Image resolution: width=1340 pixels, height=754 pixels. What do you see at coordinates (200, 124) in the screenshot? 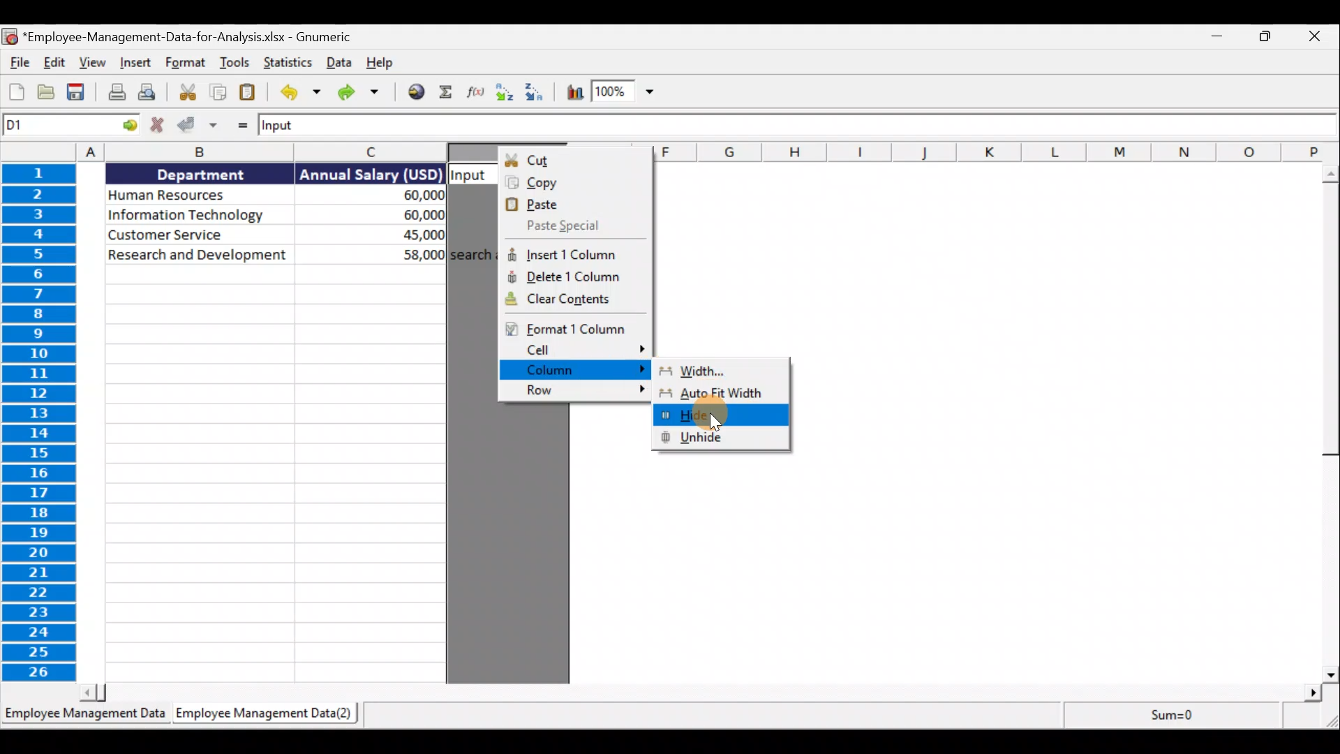
I see `Accept change` at bounding box center [200, 124].